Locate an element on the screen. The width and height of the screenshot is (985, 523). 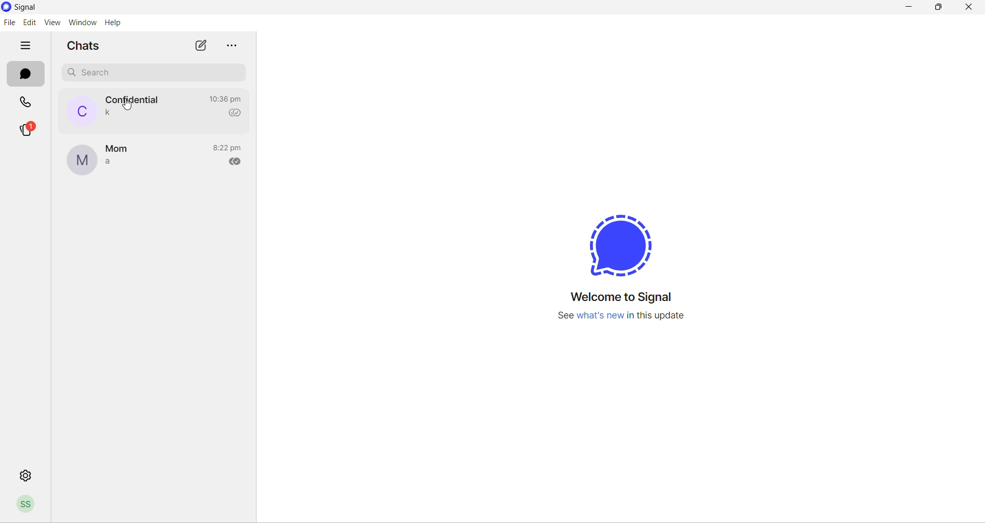
search chats is located at coordinates (158, 73).